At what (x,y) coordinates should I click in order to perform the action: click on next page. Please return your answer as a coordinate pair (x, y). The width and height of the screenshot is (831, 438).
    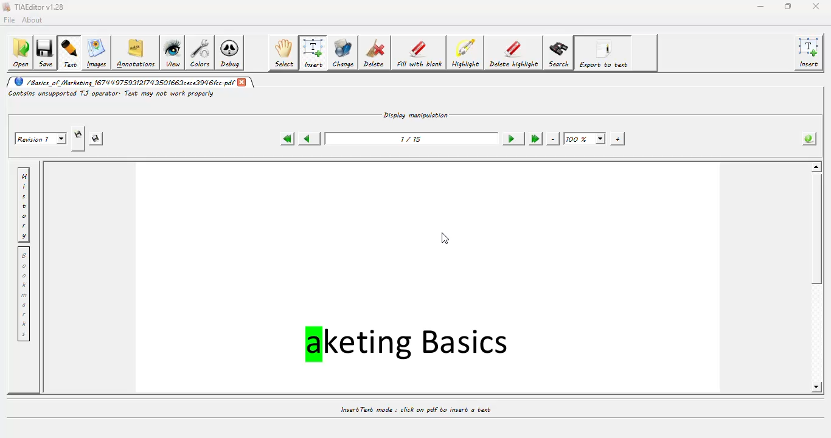
    Looking at the image, I should click on (510, 138).